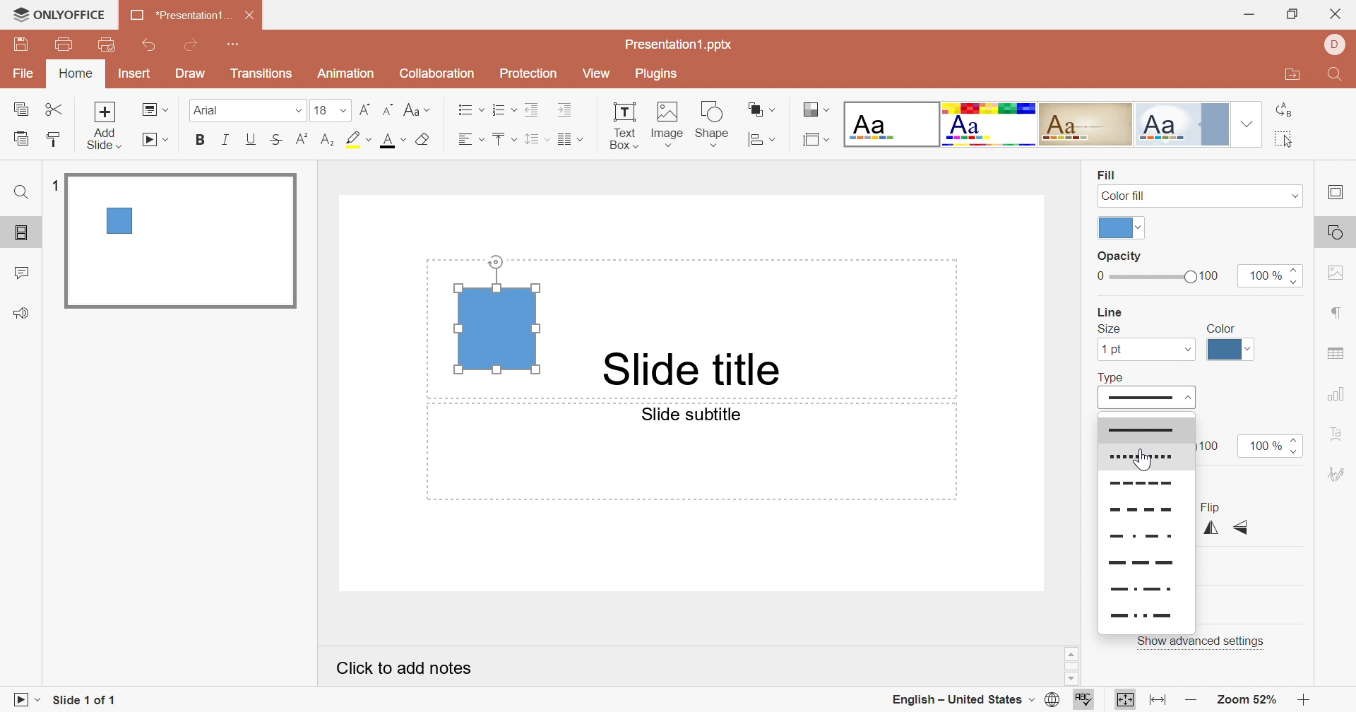  What do you see at coordinates (685, 46) in the screenshot?
I see `Presentation1.pptx` at bounding box center [685, 46].